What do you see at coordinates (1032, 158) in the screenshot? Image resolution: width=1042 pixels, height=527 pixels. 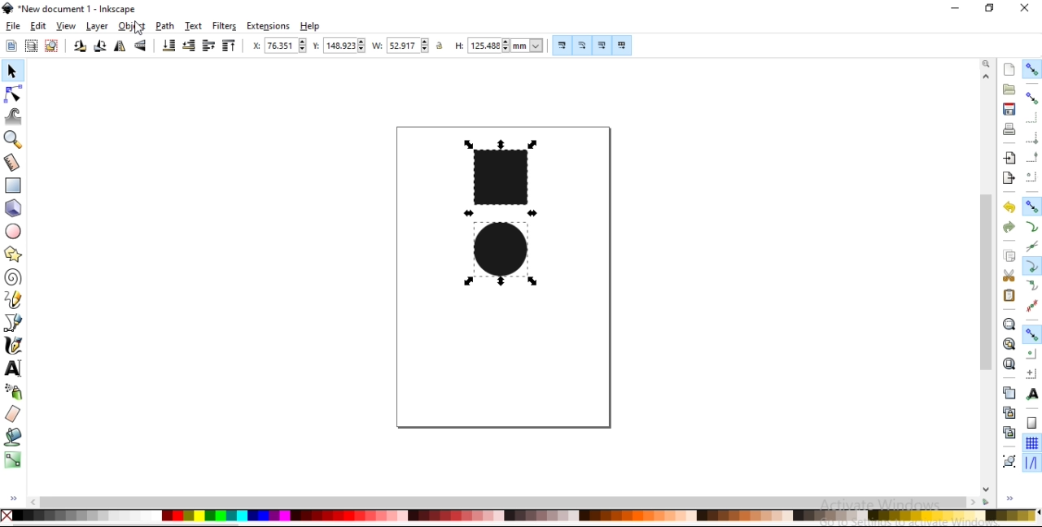 I see `snap midpoints of bounding box edges` at bounding box center [1032, 158].